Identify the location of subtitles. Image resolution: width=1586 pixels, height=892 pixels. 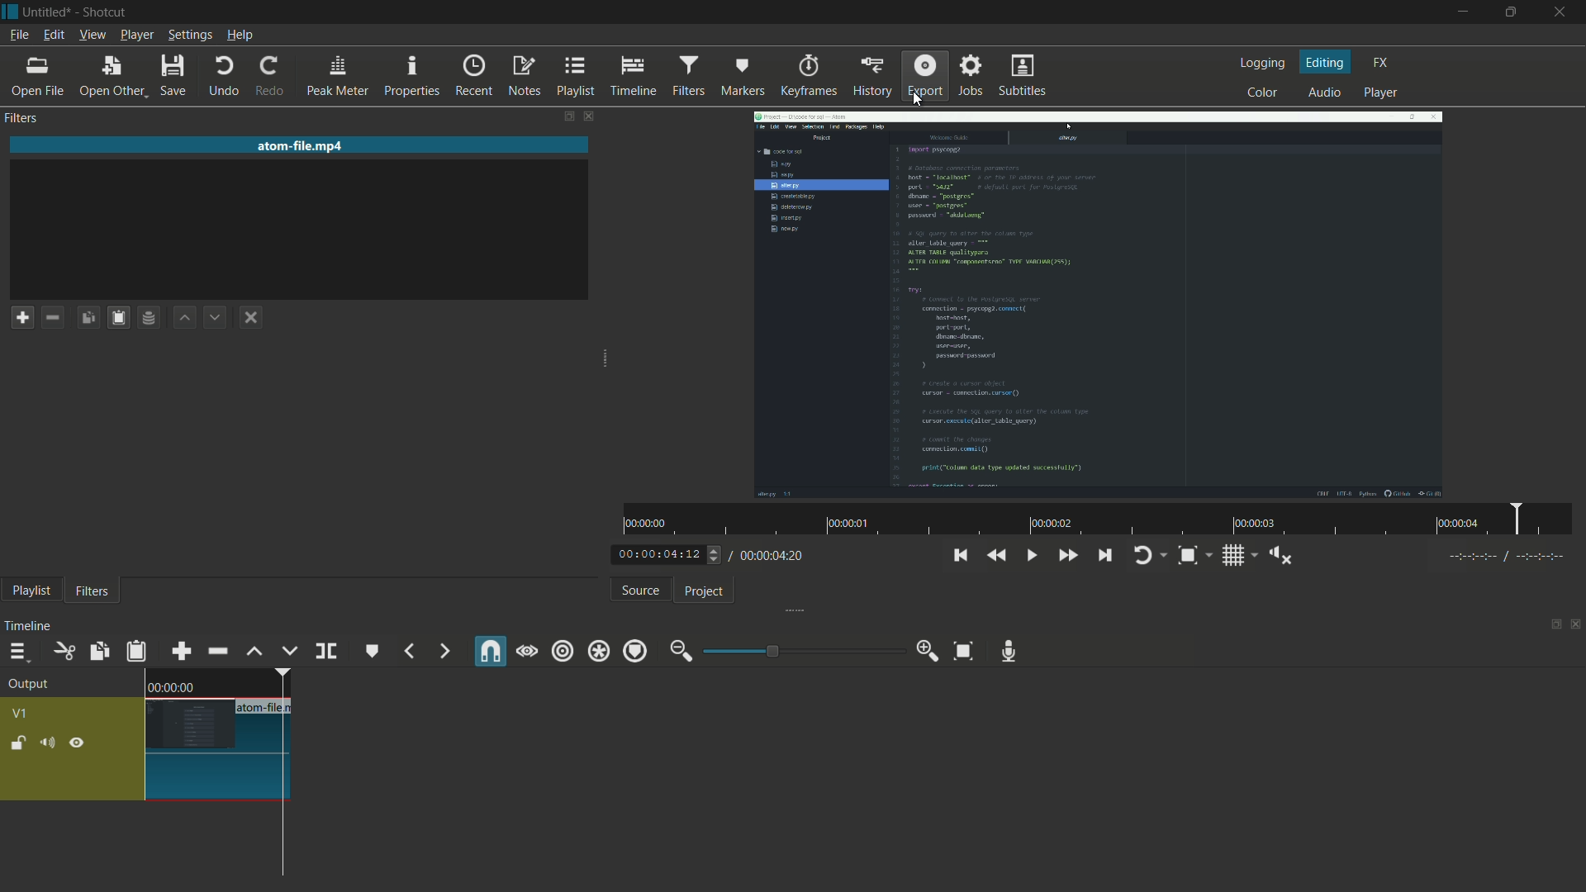
(1020, 74).